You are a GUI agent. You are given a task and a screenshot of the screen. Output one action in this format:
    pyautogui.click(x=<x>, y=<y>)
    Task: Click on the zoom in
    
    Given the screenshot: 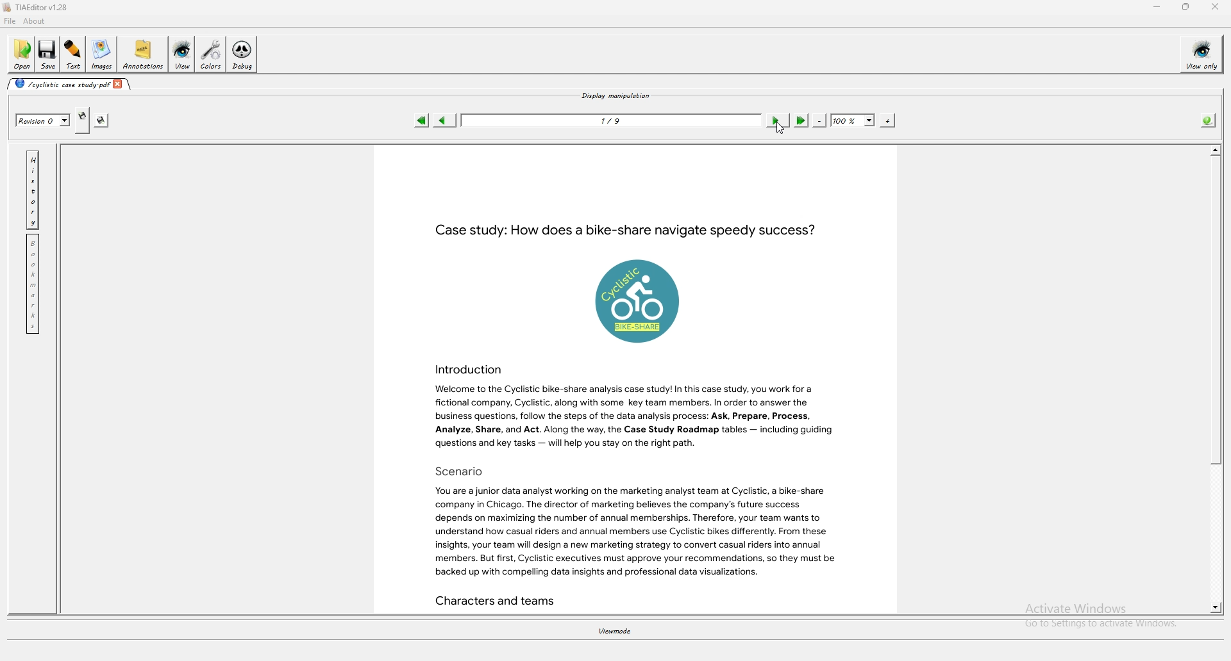 What is the action you would take?
    pyautogui.click(x=887, y=120)
    